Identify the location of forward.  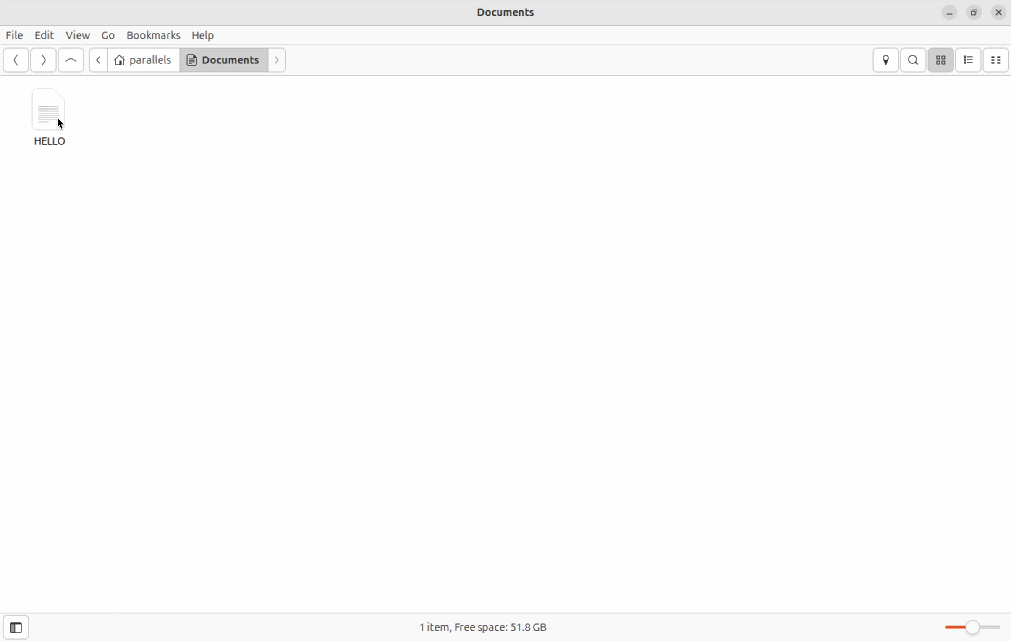
(42, 60).